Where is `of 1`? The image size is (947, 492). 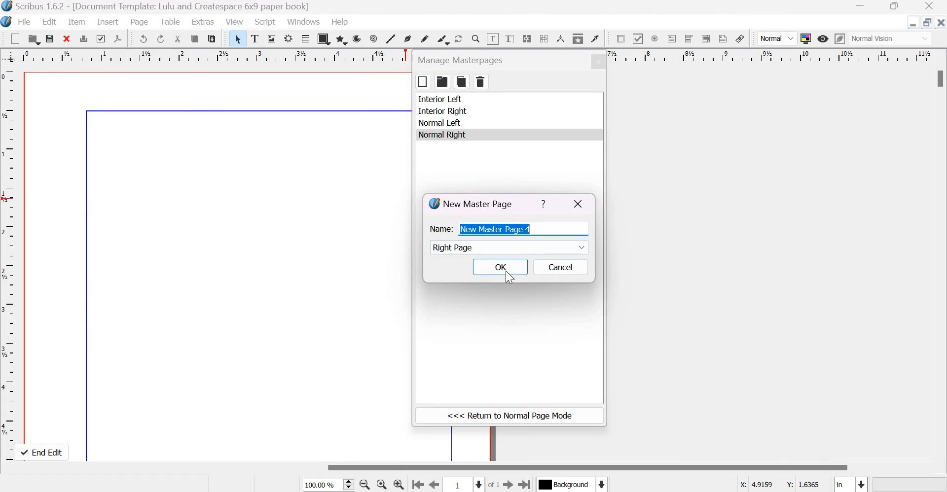 of 1 is located at coordinates (494, 484).